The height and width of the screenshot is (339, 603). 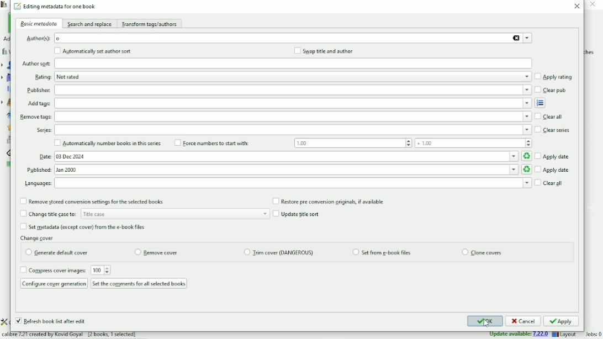 What do you see at coordinates (54, 283) in the screenshot?
I see `Configure cover generation` at bounding box center [54, 283].